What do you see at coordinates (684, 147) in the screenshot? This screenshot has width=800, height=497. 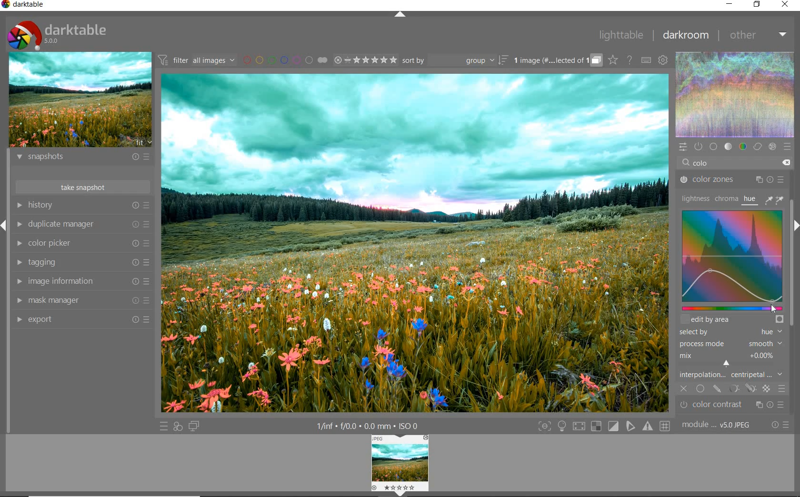 I see `quick access panel` at bounding box center [684, 147].